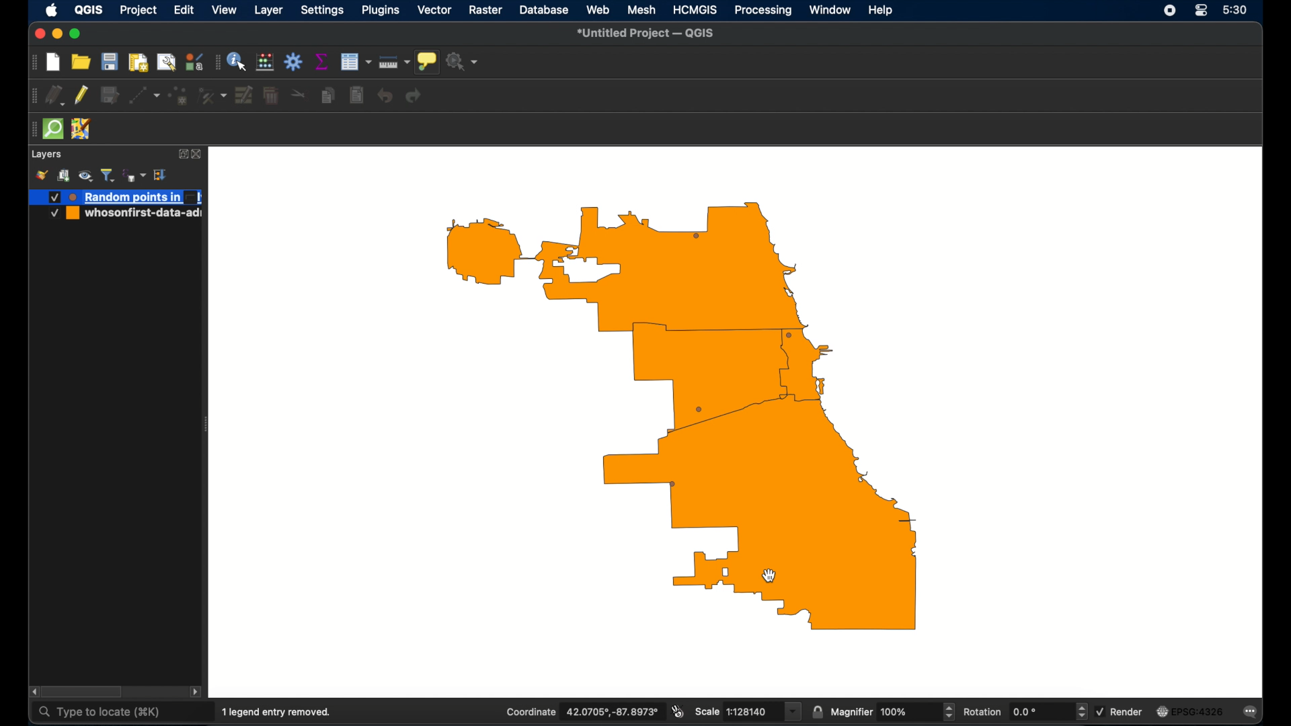 The width and height of the screenshot is (1291, 726). What do you see at coordinates (52, 10) in the screenshot?
I see `apple icon` at bounding box center [52, 10].